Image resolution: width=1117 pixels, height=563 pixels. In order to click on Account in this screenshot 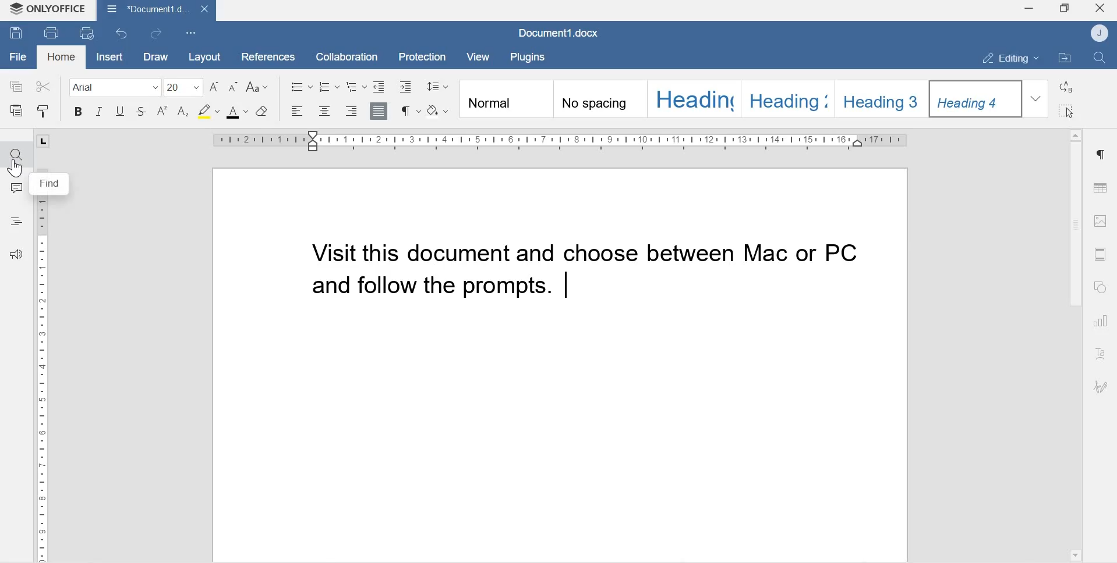, I will do `click(1101, 33)`.